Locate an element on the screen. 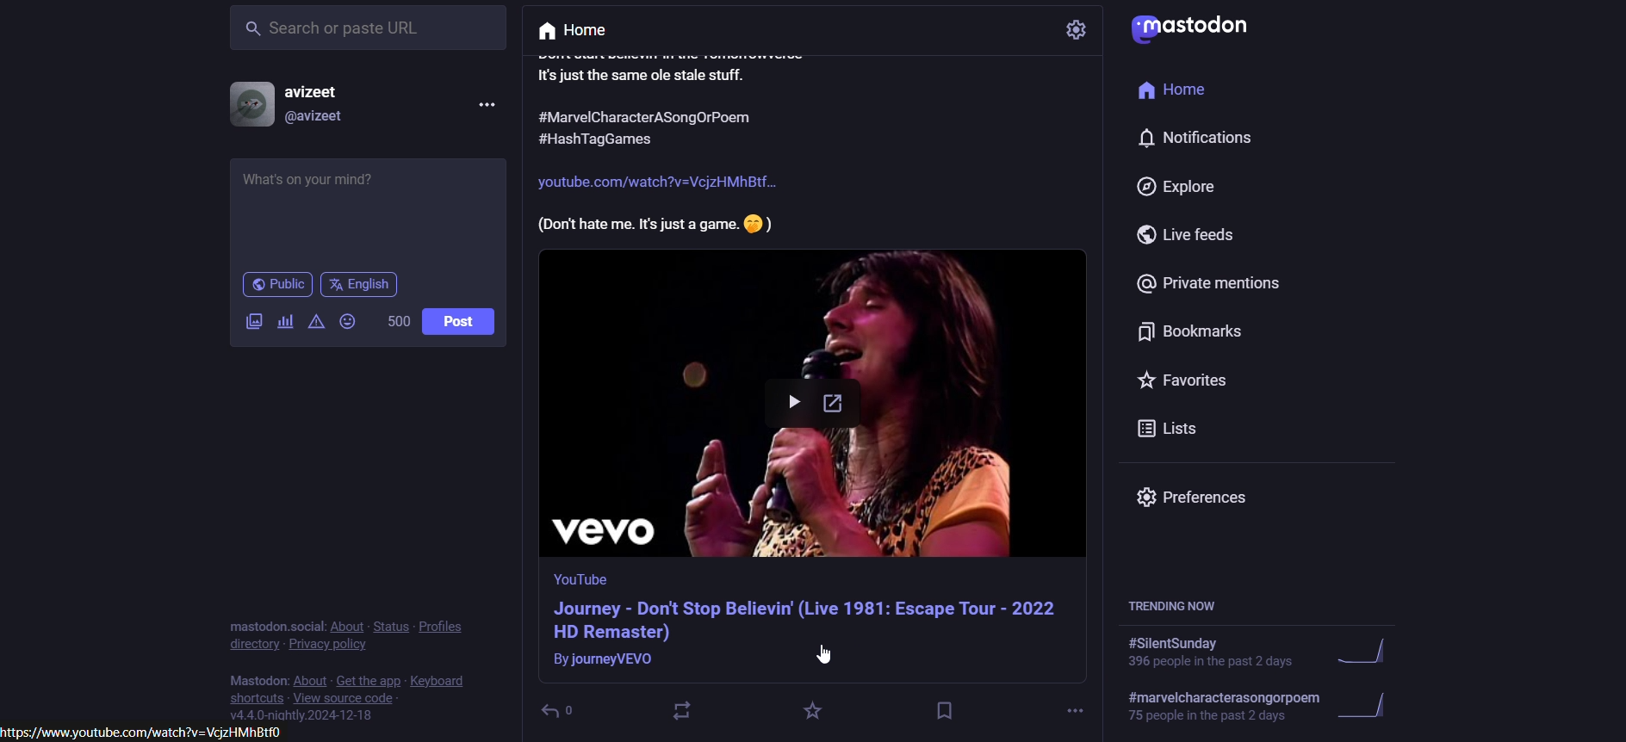 This screenshot has height=742, width=1626. boost is located at coordinates (688, 708).